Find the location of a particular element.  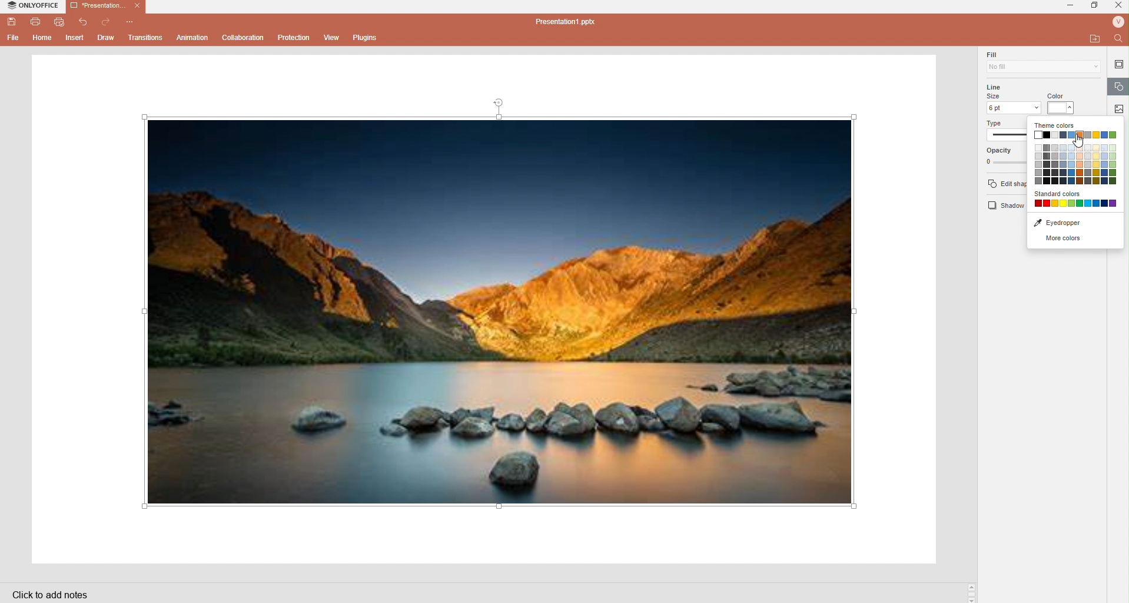

Line size is located at coordinates (1013, 100).